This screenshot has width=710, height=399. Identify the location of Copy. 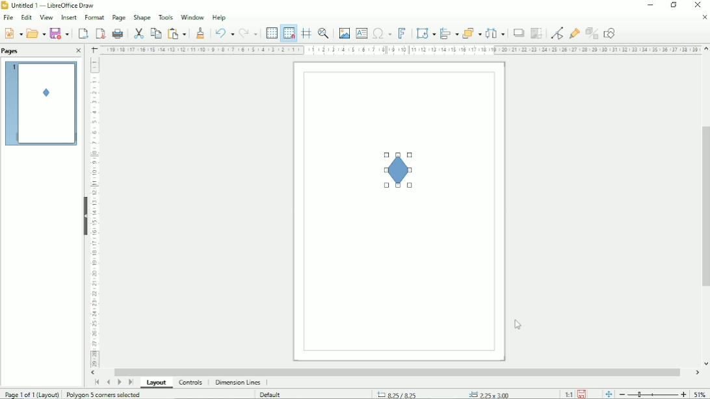
(155, 32).